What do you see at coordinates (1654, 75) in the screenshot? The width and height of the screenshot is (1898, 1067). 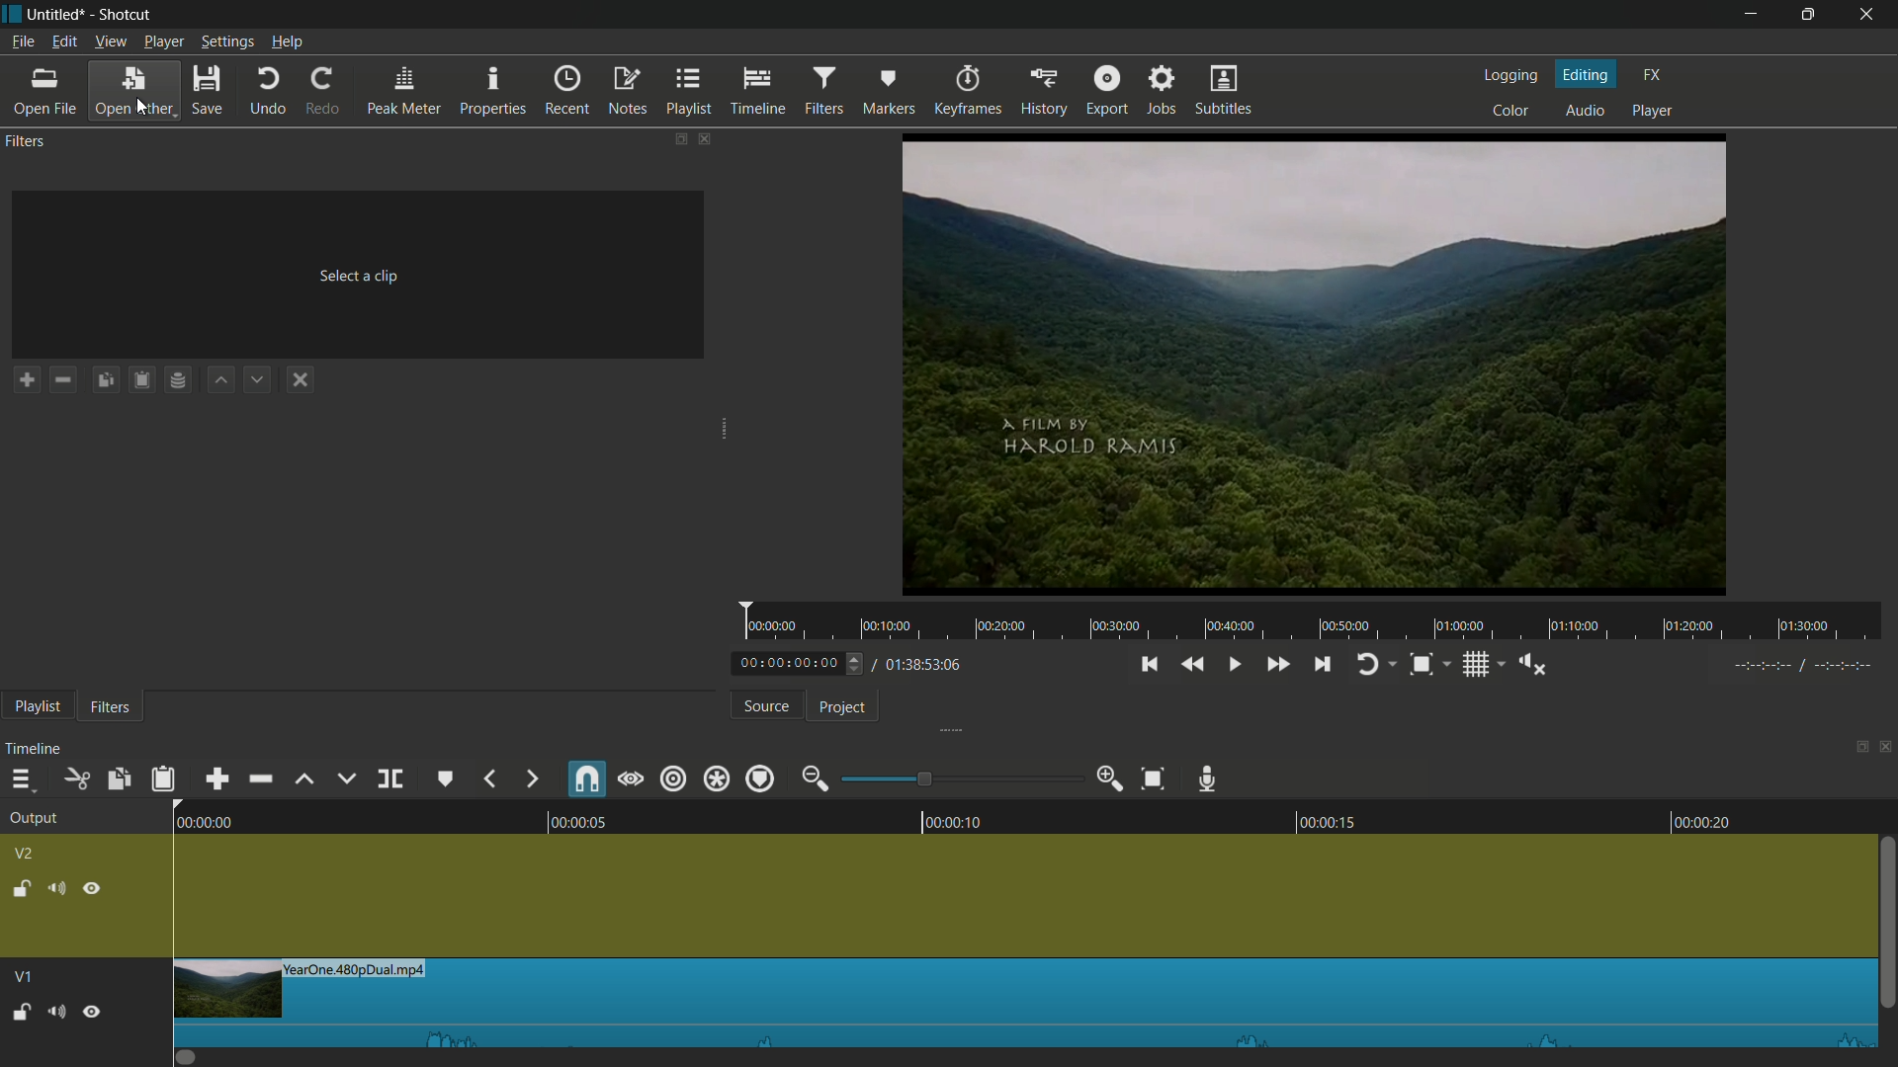 I see `fx` at bounding box center [1654, 75].